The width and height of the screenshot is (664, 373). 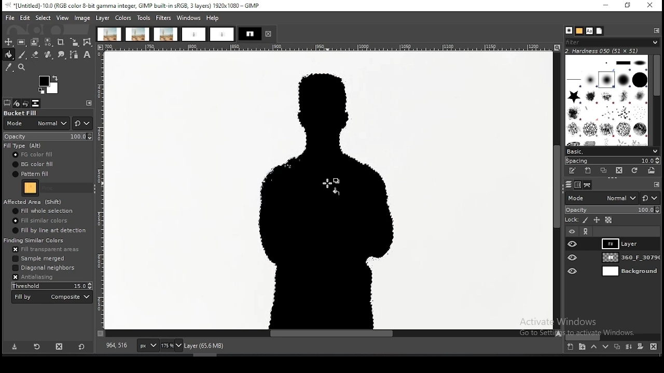 I want to click on document history, so click(x=600, y=31).